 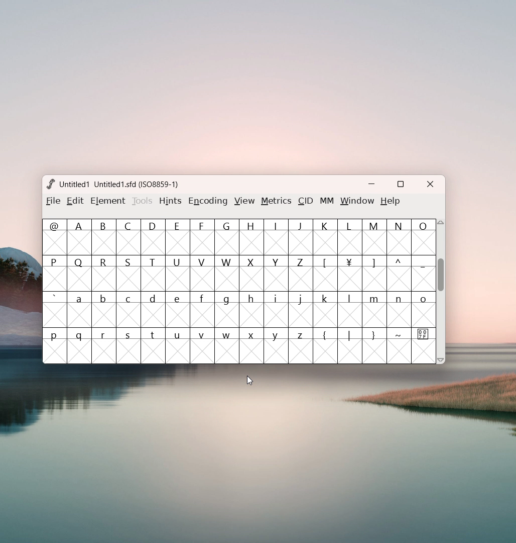 I want to click on z, so click(x=301, y=346).